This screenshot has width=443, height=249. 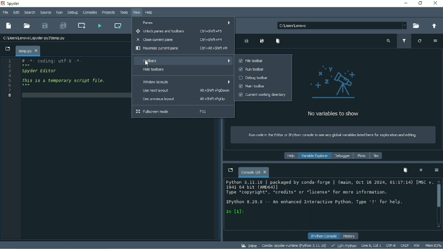 What do you see at coordinates (324, 236) in the screenshot?
I see `IPython console` at bounding box center [324, 236].